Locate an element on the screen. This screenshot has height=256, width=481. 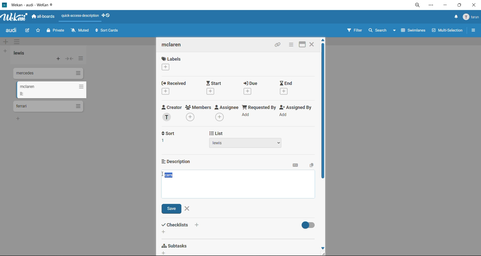
swimlane actions is located at coordinates (18, 42).